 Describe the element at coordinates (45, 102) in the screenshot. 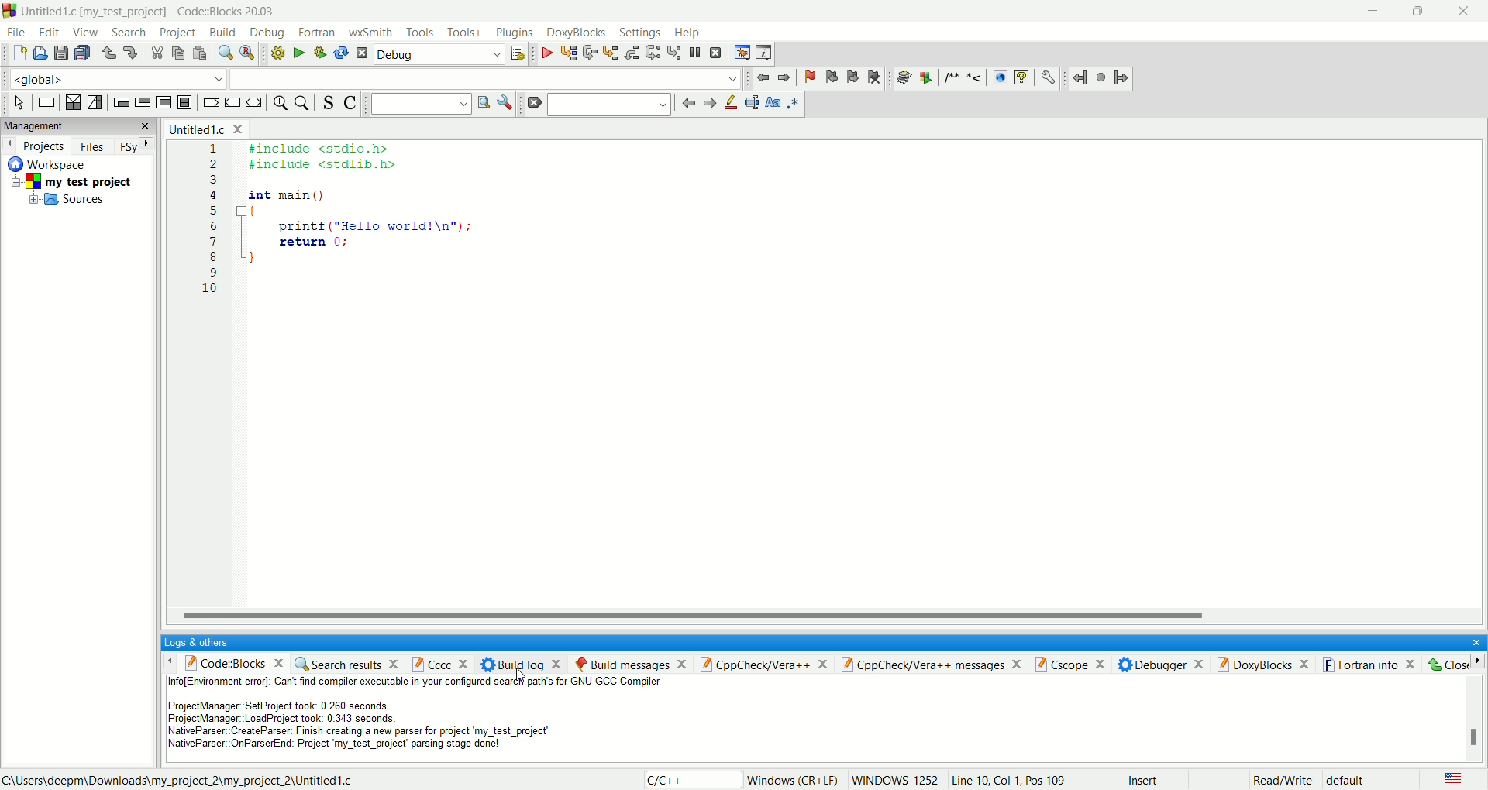

I see `instruction` at that location.